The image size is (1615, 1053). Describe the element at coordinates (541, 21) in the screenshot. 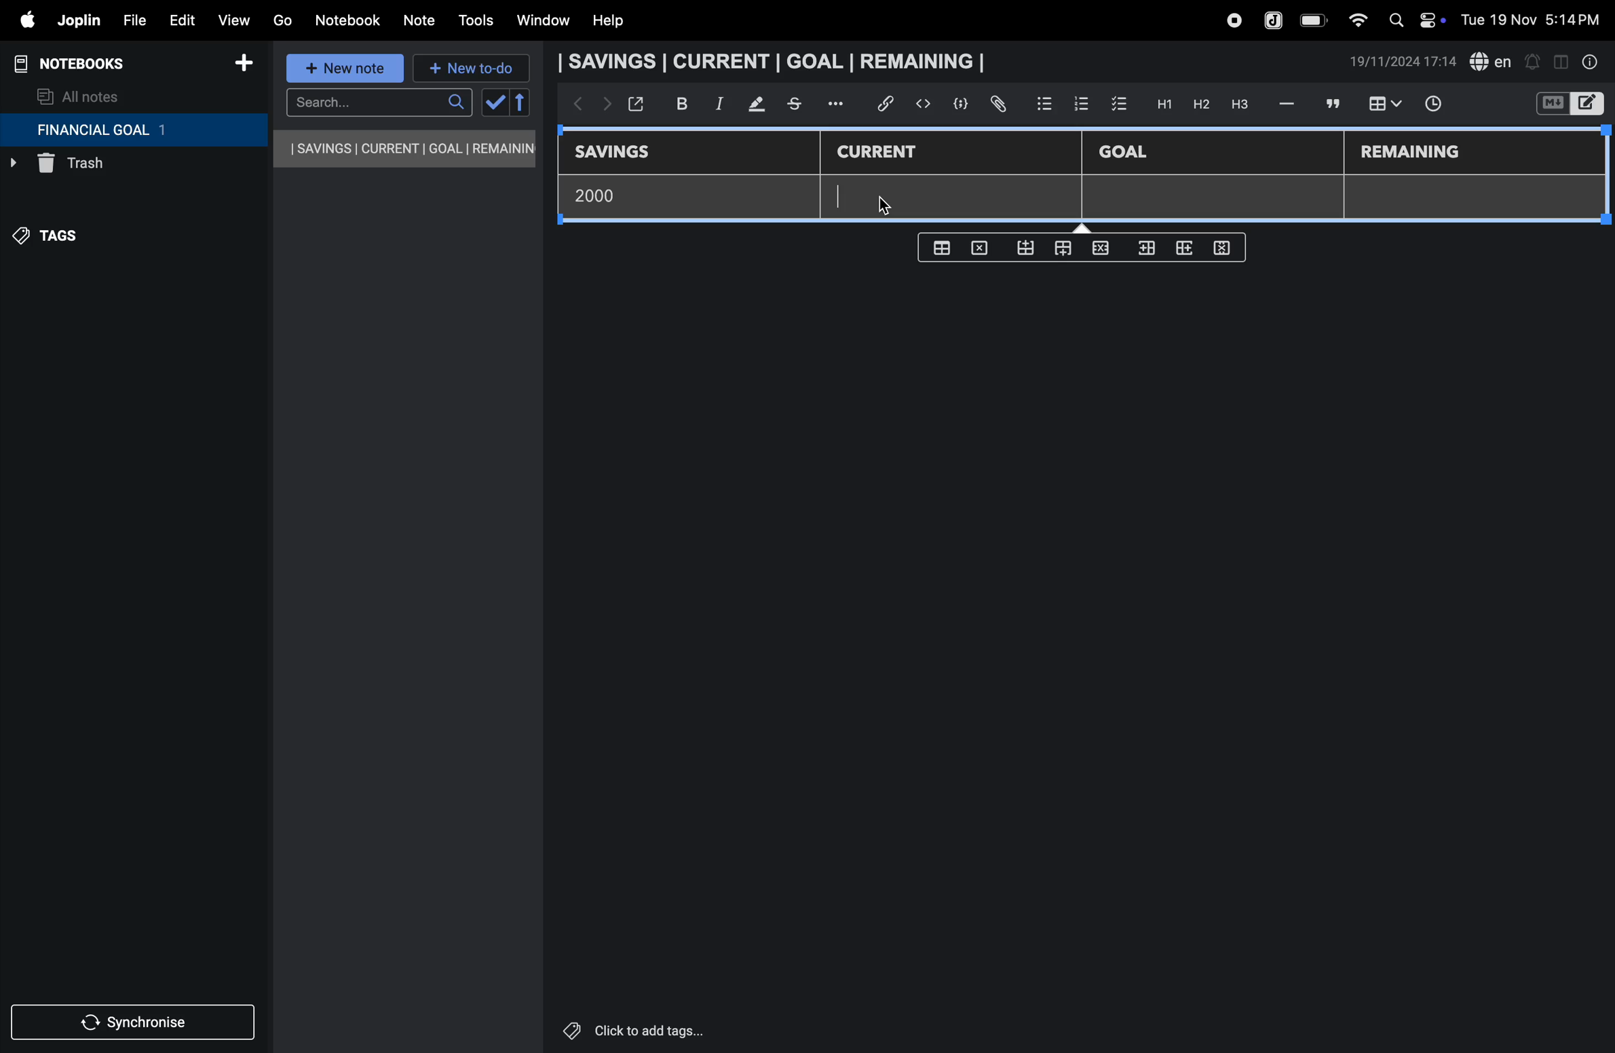

I see `window` at that location.